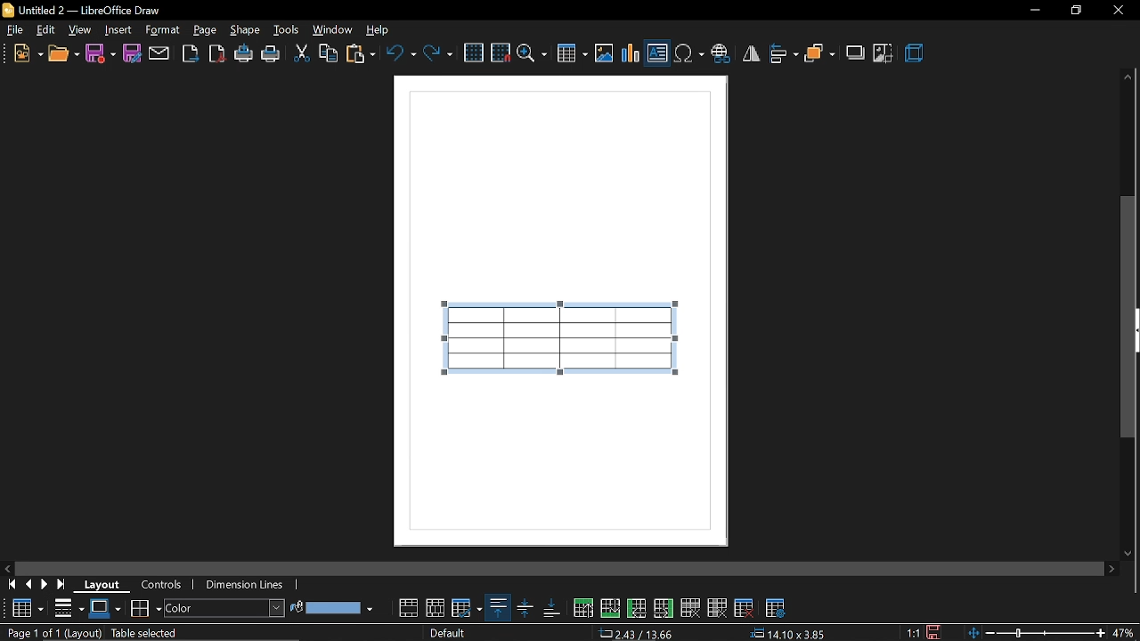 The height and width of the screenshot is (641, 1140). Describe the element at coordinates (79, 29) in the screenshot. I see `view` at that location.